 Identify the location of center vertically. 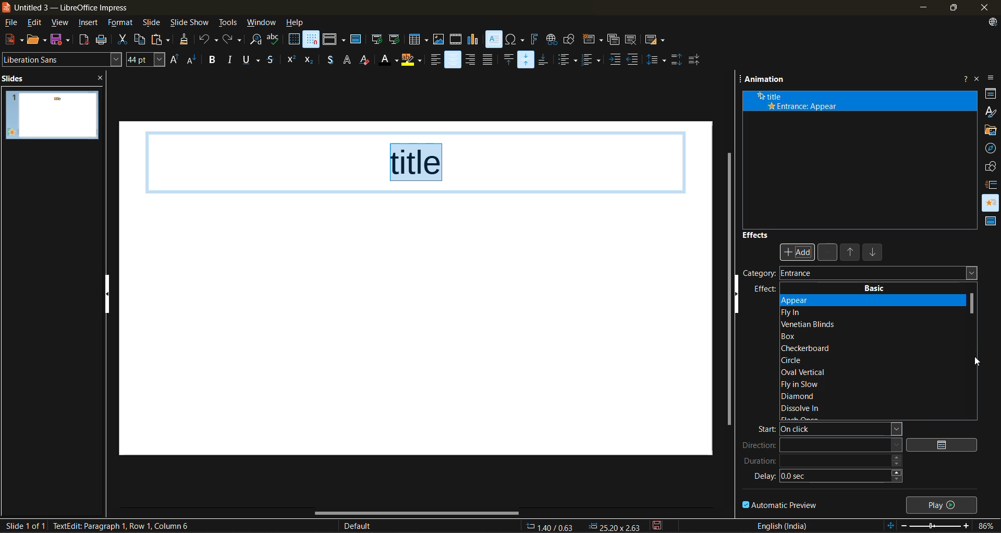
(527, 59).